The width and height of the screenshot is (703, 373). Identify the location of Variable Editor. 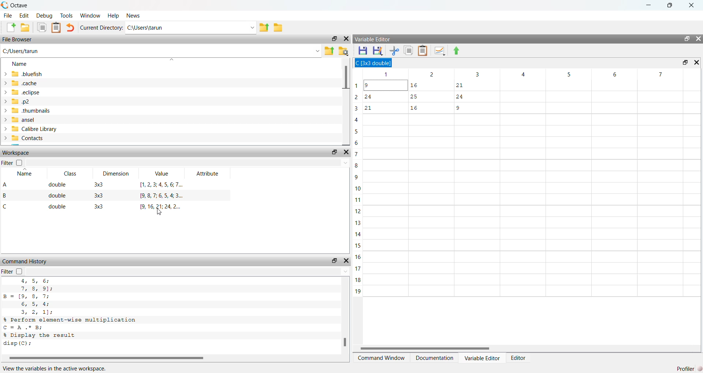
(481, 358).